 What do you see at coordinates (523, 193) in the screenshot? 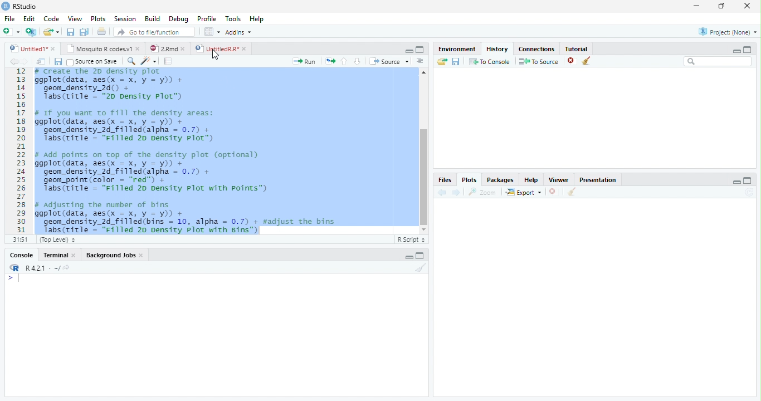
I see `export` at bounding box center [523, 193].